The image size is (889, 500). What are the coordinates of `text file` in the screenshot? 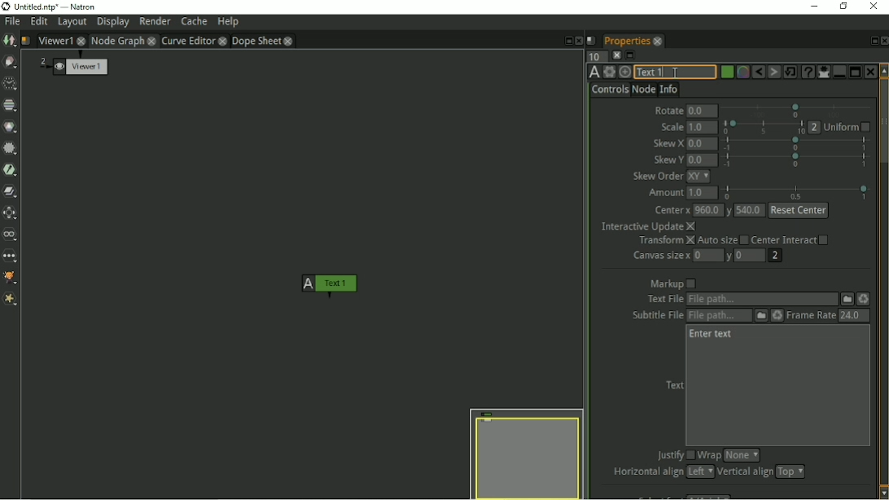 It's located at (664, 298).